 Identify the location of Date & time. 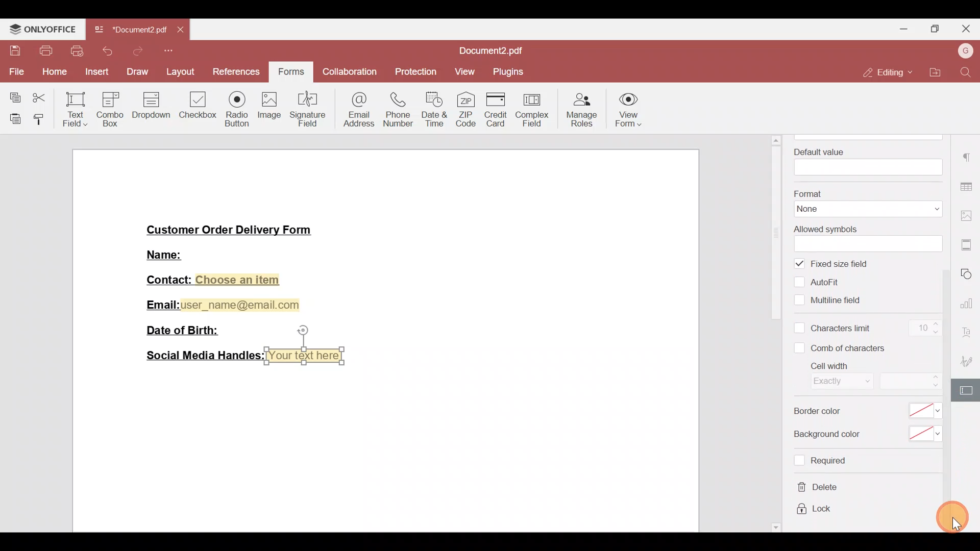
(434, 109).